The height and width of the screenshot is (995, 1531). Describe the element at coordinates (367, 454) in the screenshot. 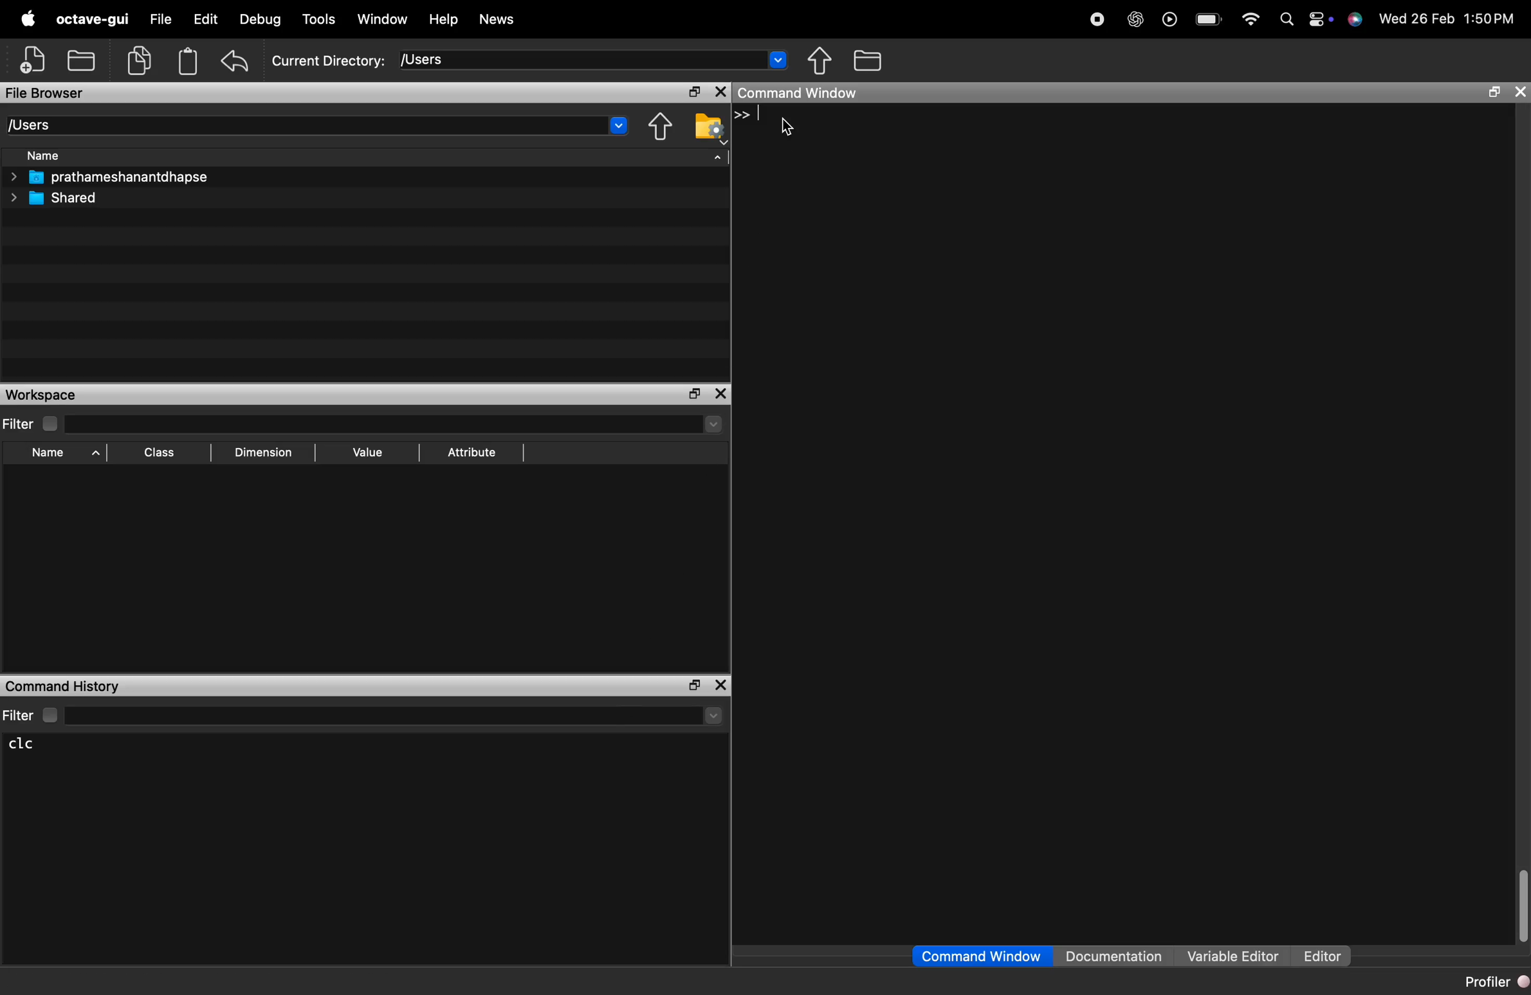

I see `Value` at that location.